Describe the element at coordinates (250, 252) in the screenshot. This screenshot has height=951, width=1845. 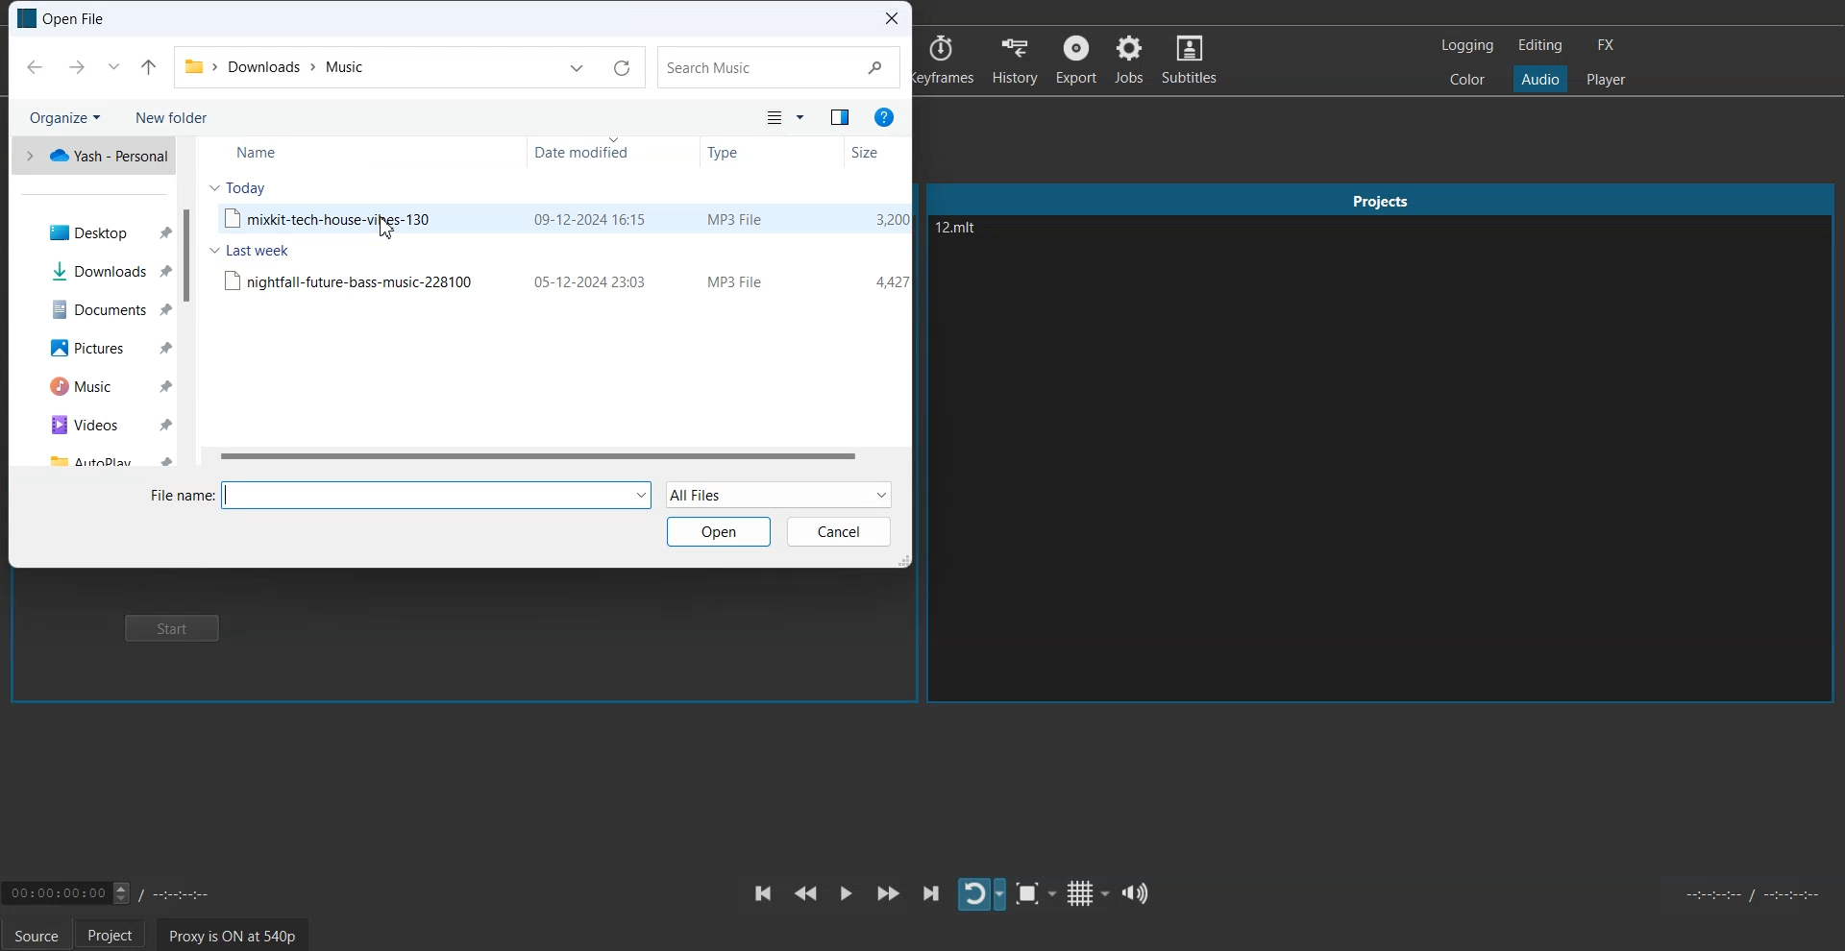
I see `Last week` at that location.